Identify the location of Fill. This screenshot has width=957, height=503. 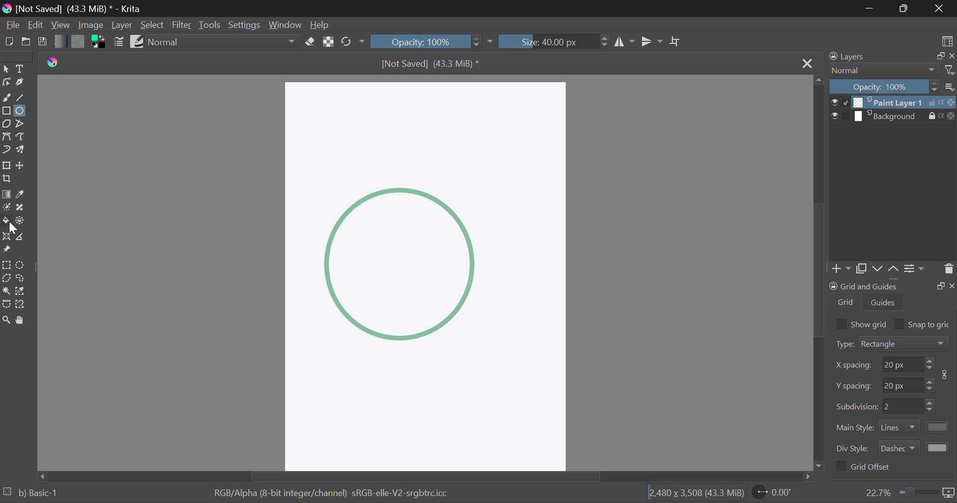
(6, 221).